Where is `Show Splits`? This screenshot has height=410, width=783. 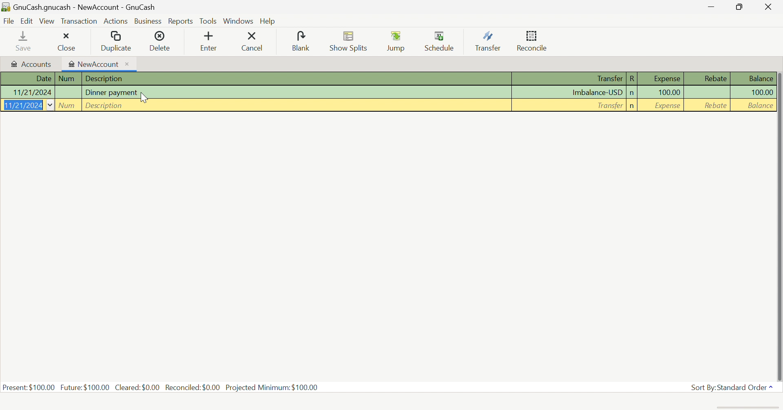 Show Splits is located at coordinates (349, 41).